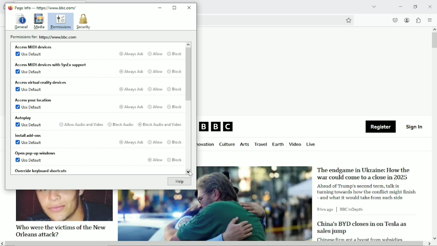 The width and height of the screenshot is (437, 246). I want to click on Block audio and video, so click(160, 125).